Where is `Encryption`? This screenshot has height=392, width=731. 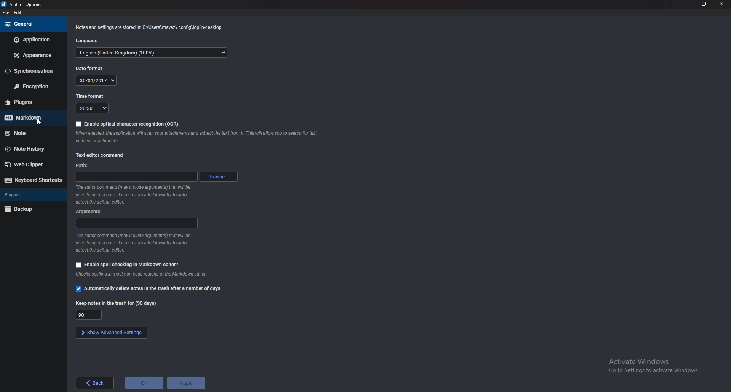
Encryption is located at coordinates (32, 86).